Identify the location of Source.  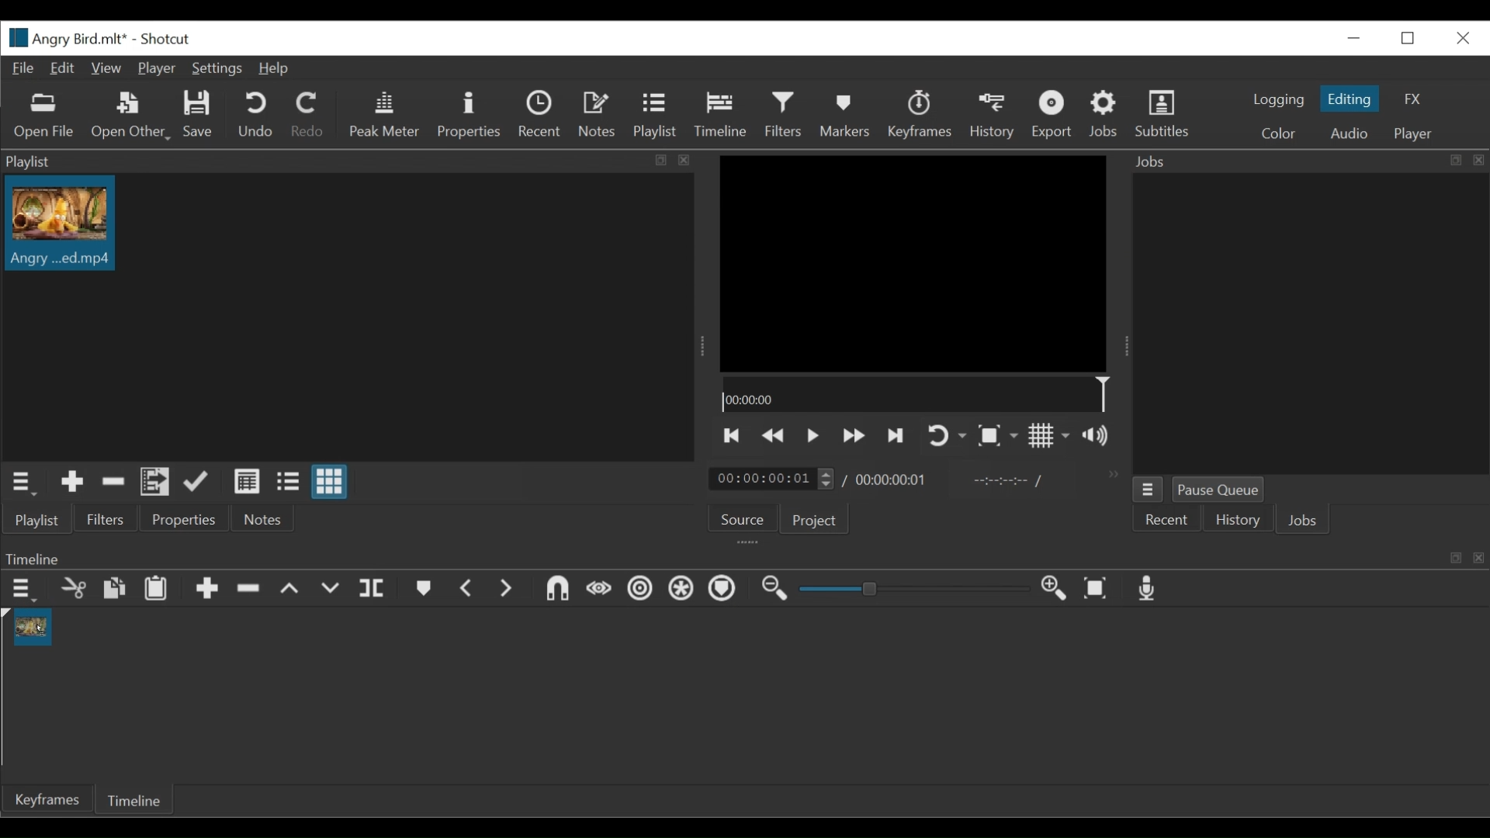
(743, 520).